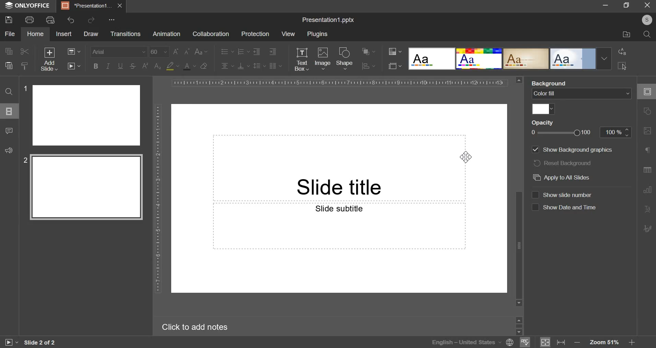  Describe the element at coordinates (125, 34) in the screenshot. I see `transitions` at that location.